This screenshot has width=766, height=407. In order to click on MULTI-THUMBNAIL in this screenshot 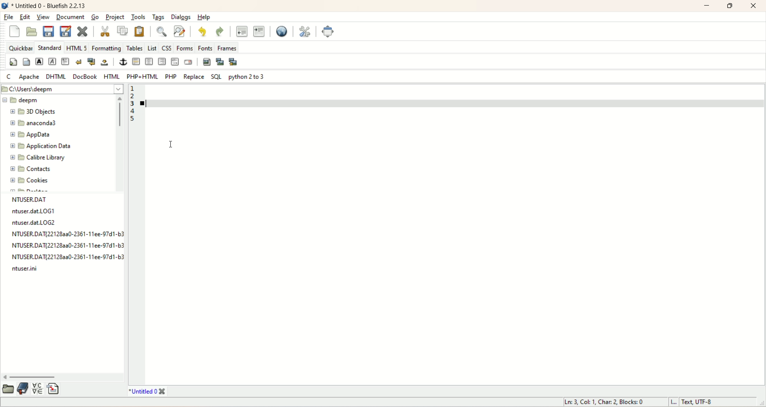, I will do `click(235, 63)`.